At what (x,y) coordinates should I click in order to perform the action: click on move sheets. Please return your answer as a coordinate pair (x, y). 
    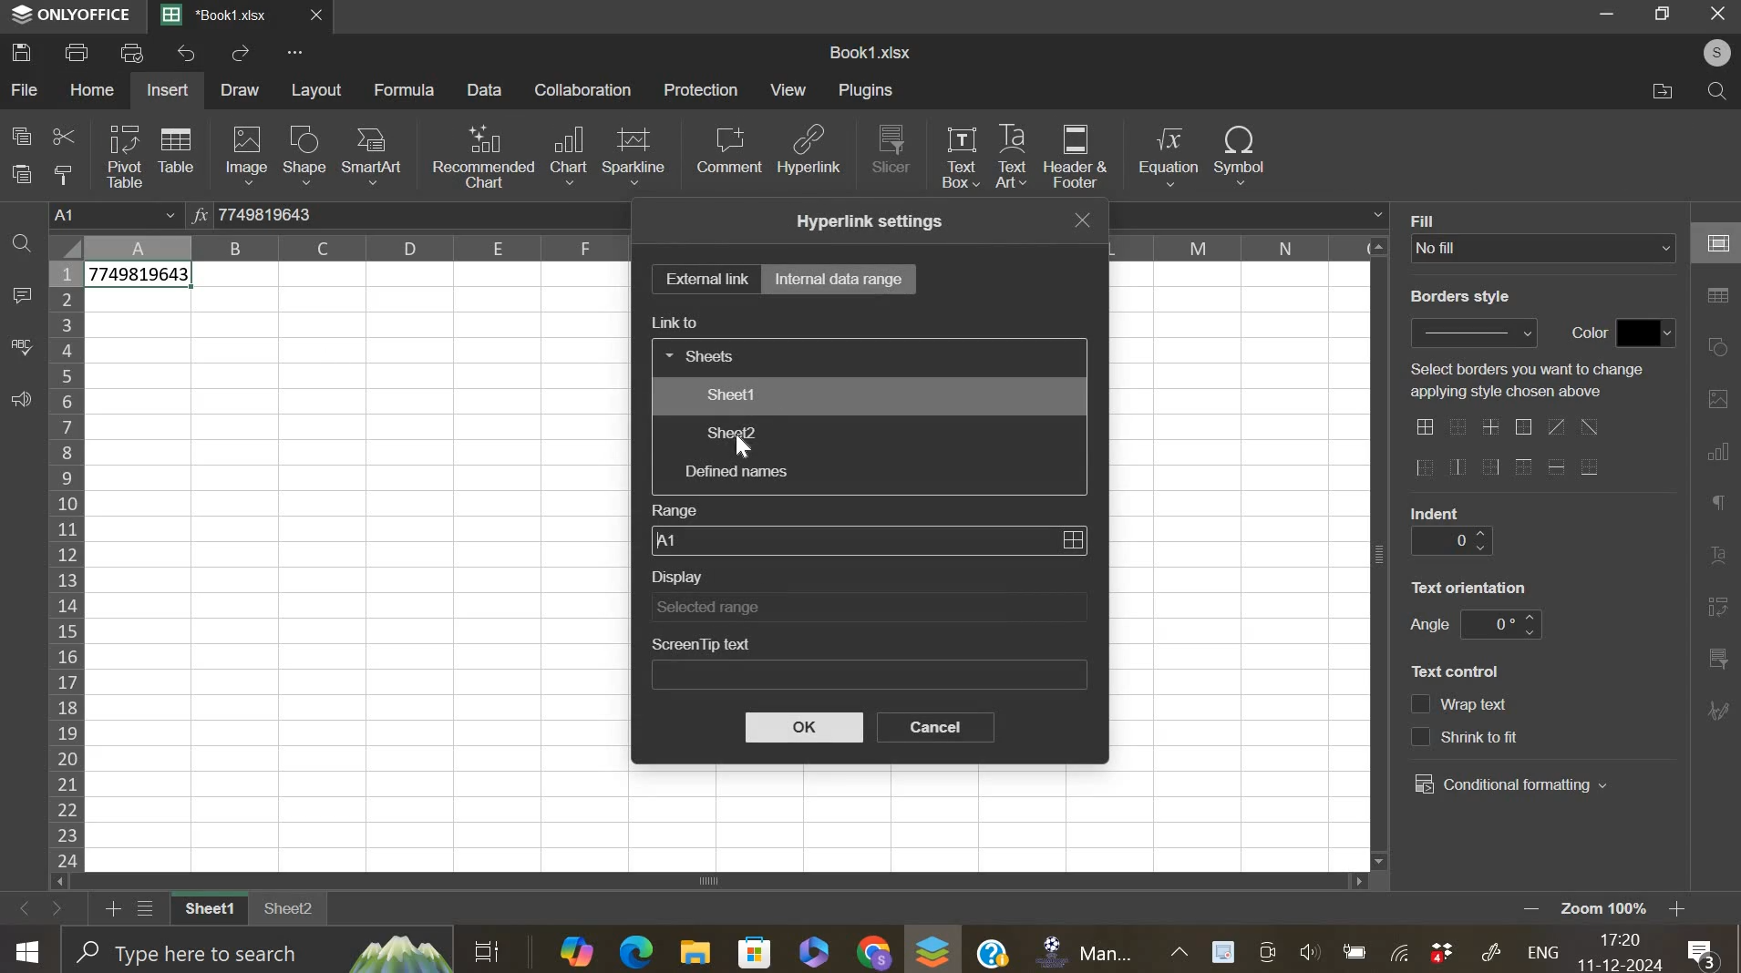
    Looking at the image, I should click on (43, 907).